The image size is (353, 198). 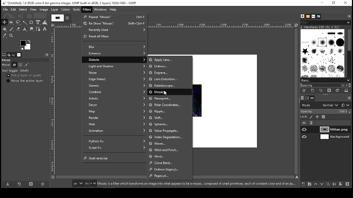 I want to click on image, so click(x=44, y=9).